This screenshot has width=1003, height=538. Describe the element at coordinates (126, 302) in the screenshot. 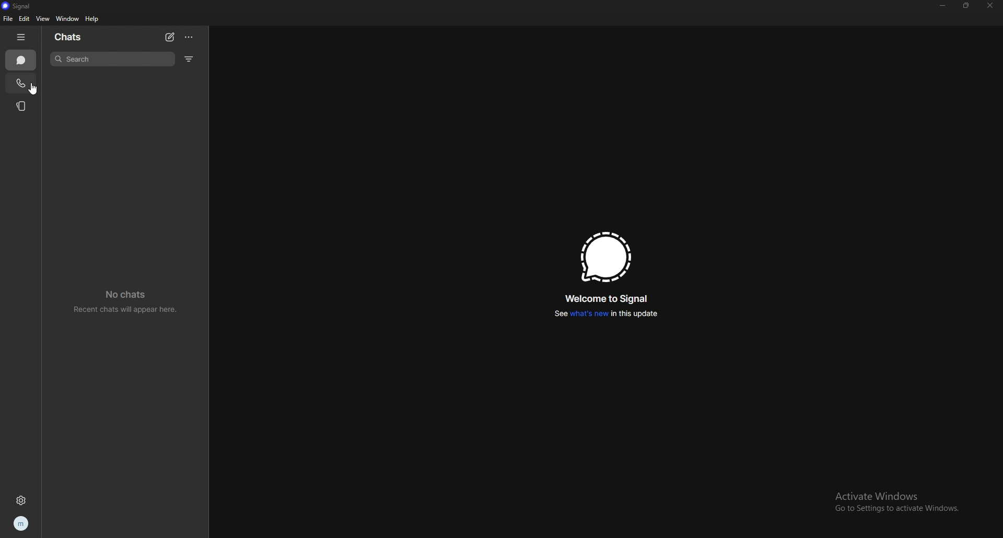

I see `no chats recent chats will appear here` at that location.